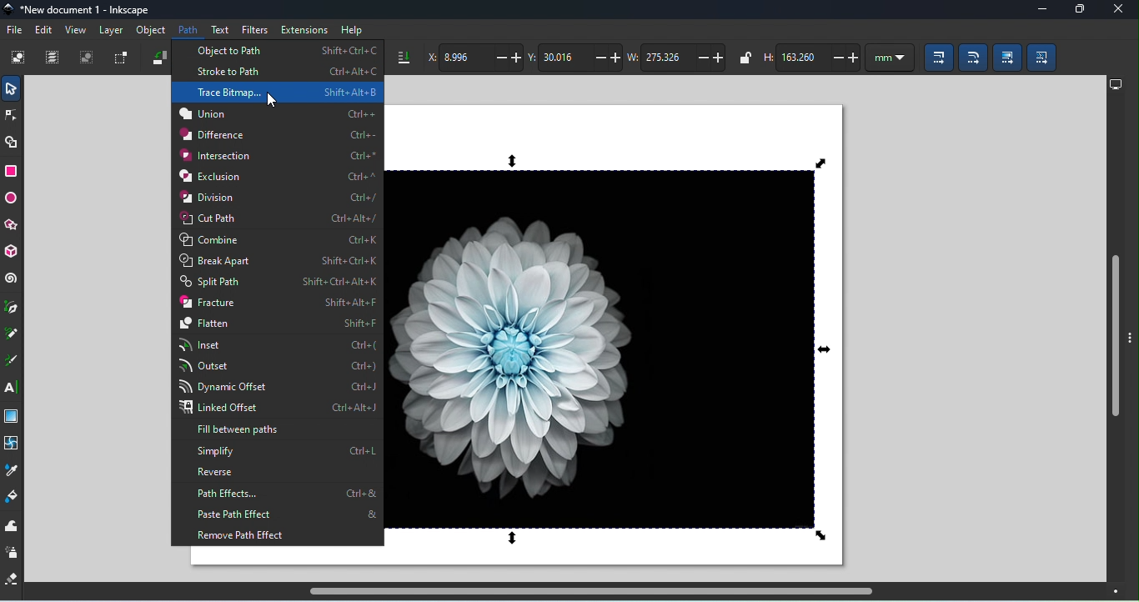 The width and height of the screenshot is (1139, 602). What do you see at coordinates (305, 28) in the screenshot?
I see `Extensions` at bounding box center [305, 28].